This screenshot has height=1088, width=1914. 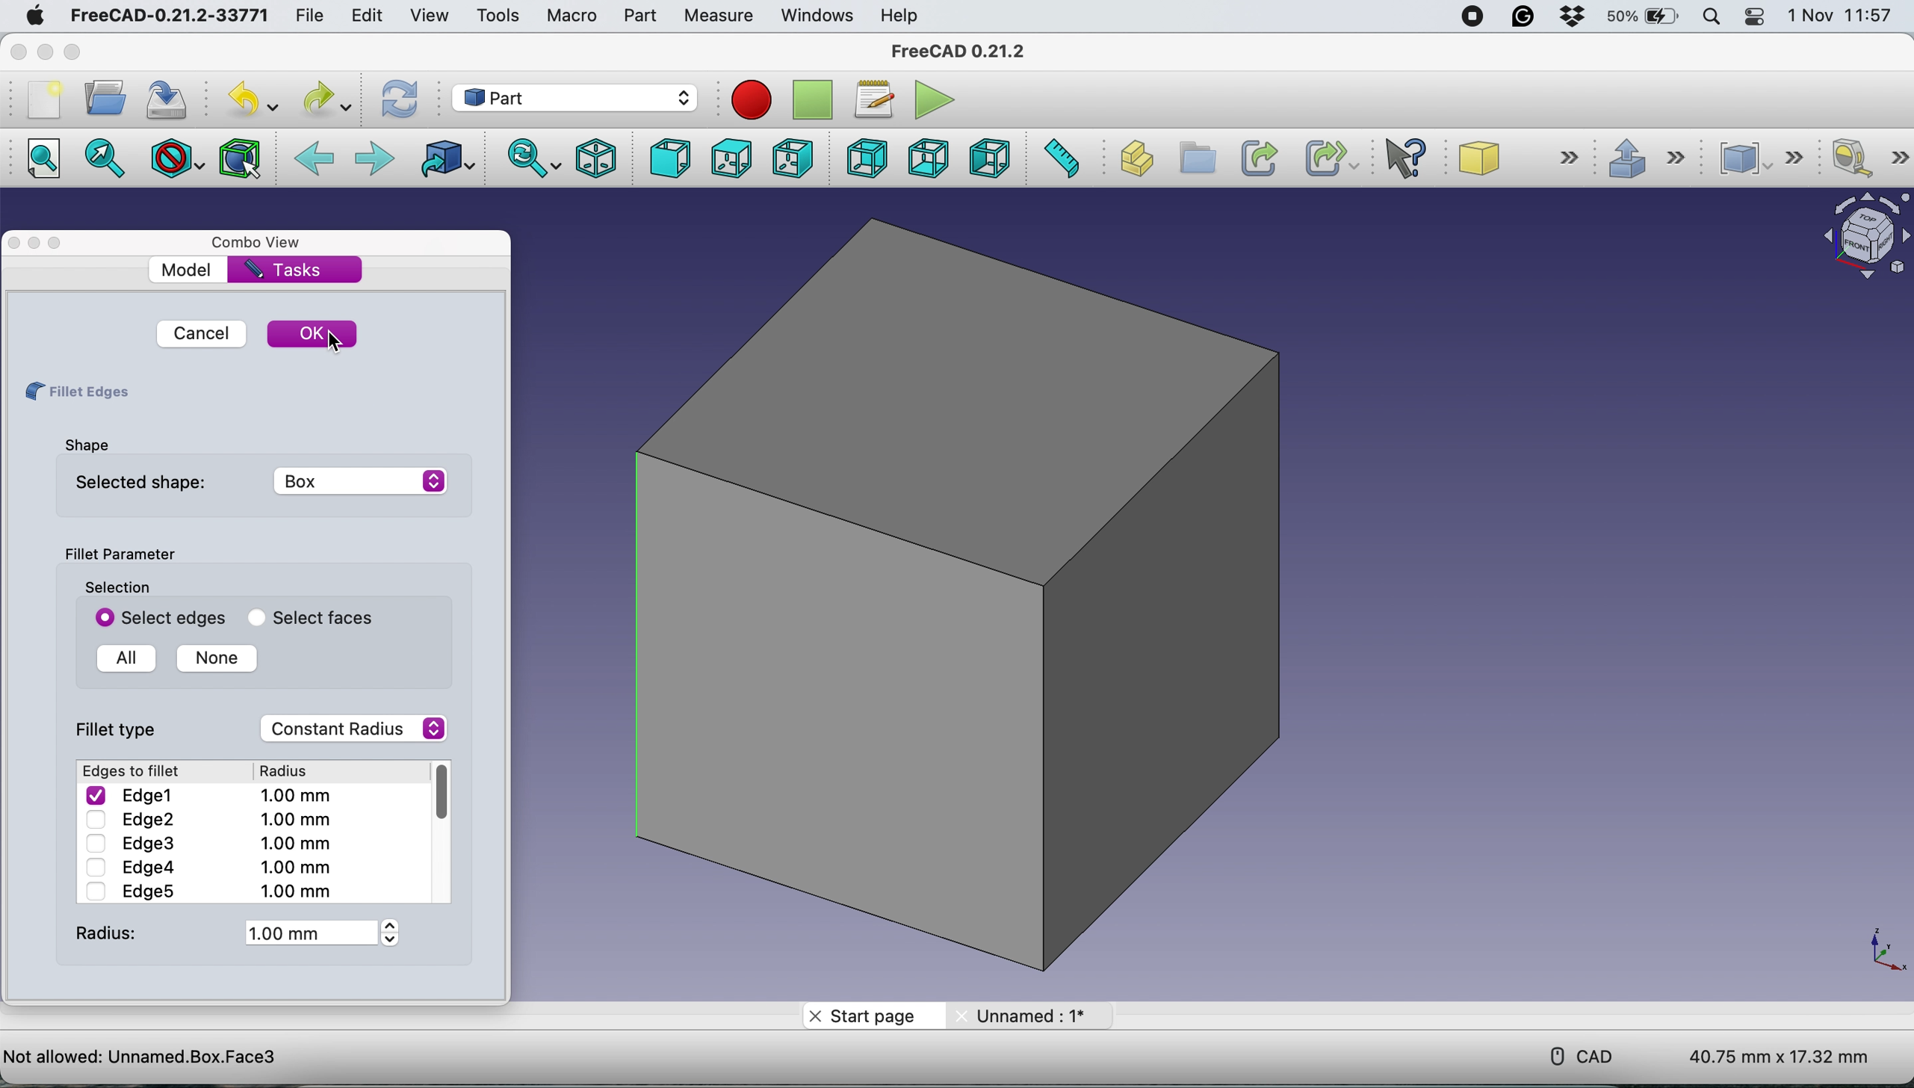 I want to click on Ok , so click(x=313, y=332).